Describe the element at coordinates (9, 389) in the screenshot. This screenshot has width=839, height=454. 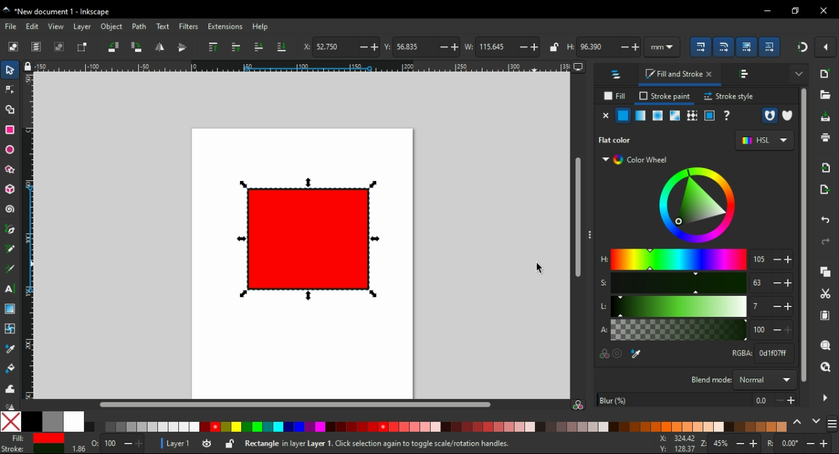
I see `tweak tool` at that location.